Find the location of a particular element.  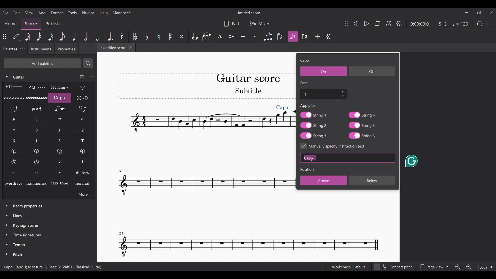

Guitar vibrato wide is located at coordinates (37, 98).